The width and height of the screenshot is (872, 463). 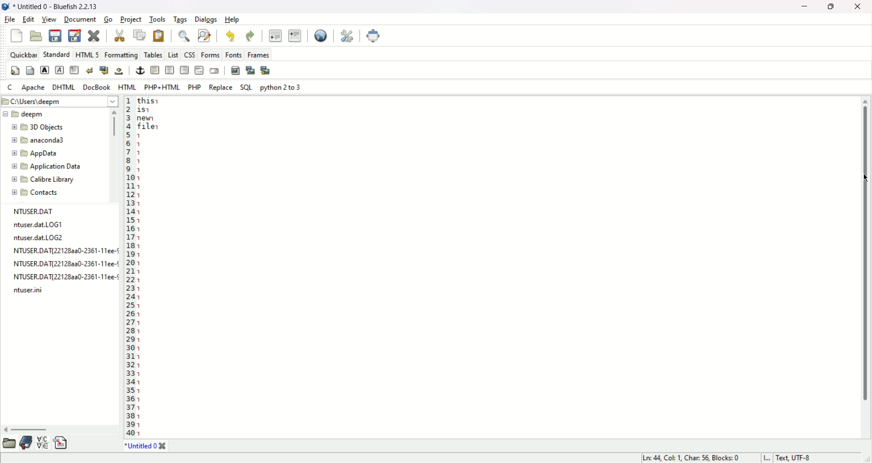 What do you see at coordinates (96, 87) in the screenshot?
I see `DocBook` at bounding box center [96, 87].